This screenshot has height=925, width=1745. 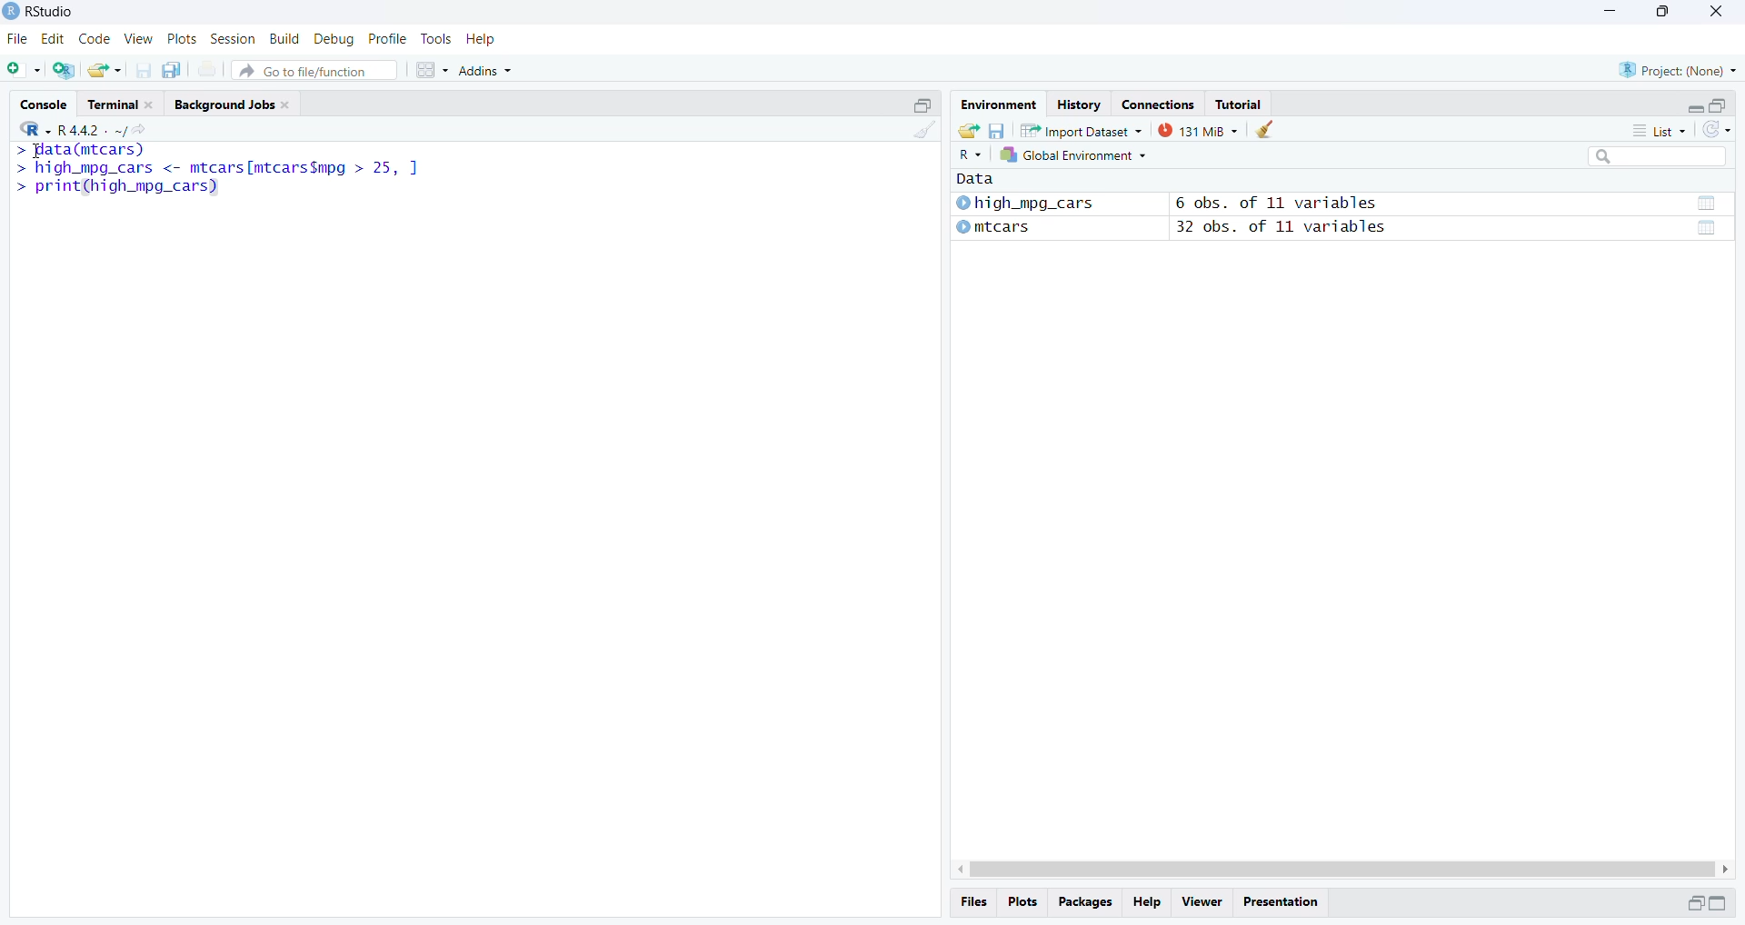 I want to click on create a project, so click(x=66, y=70).